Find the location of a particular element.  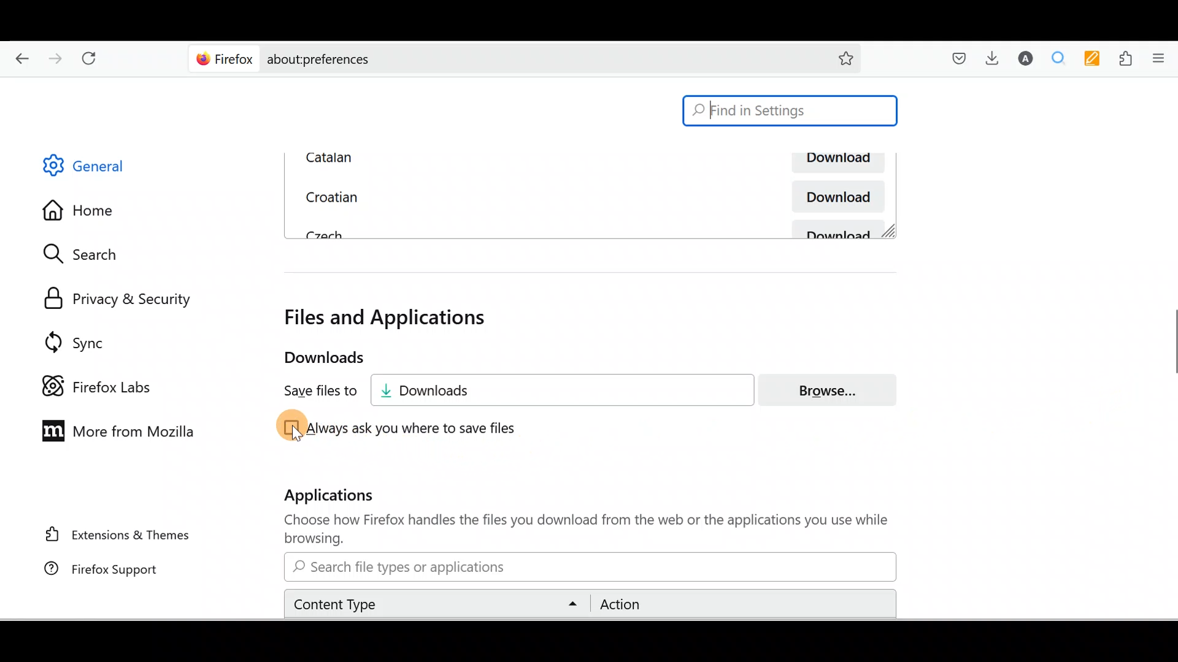

Mouse up - scroll bar is located at coordinates (1165, 350).